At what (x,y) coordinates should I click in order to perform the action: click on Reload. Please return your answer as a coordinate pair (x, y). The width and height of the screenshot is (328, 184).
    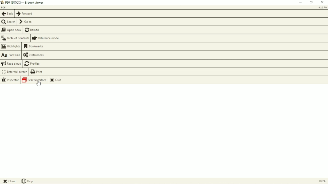
    Looking at the image, I should click on (33, 30).